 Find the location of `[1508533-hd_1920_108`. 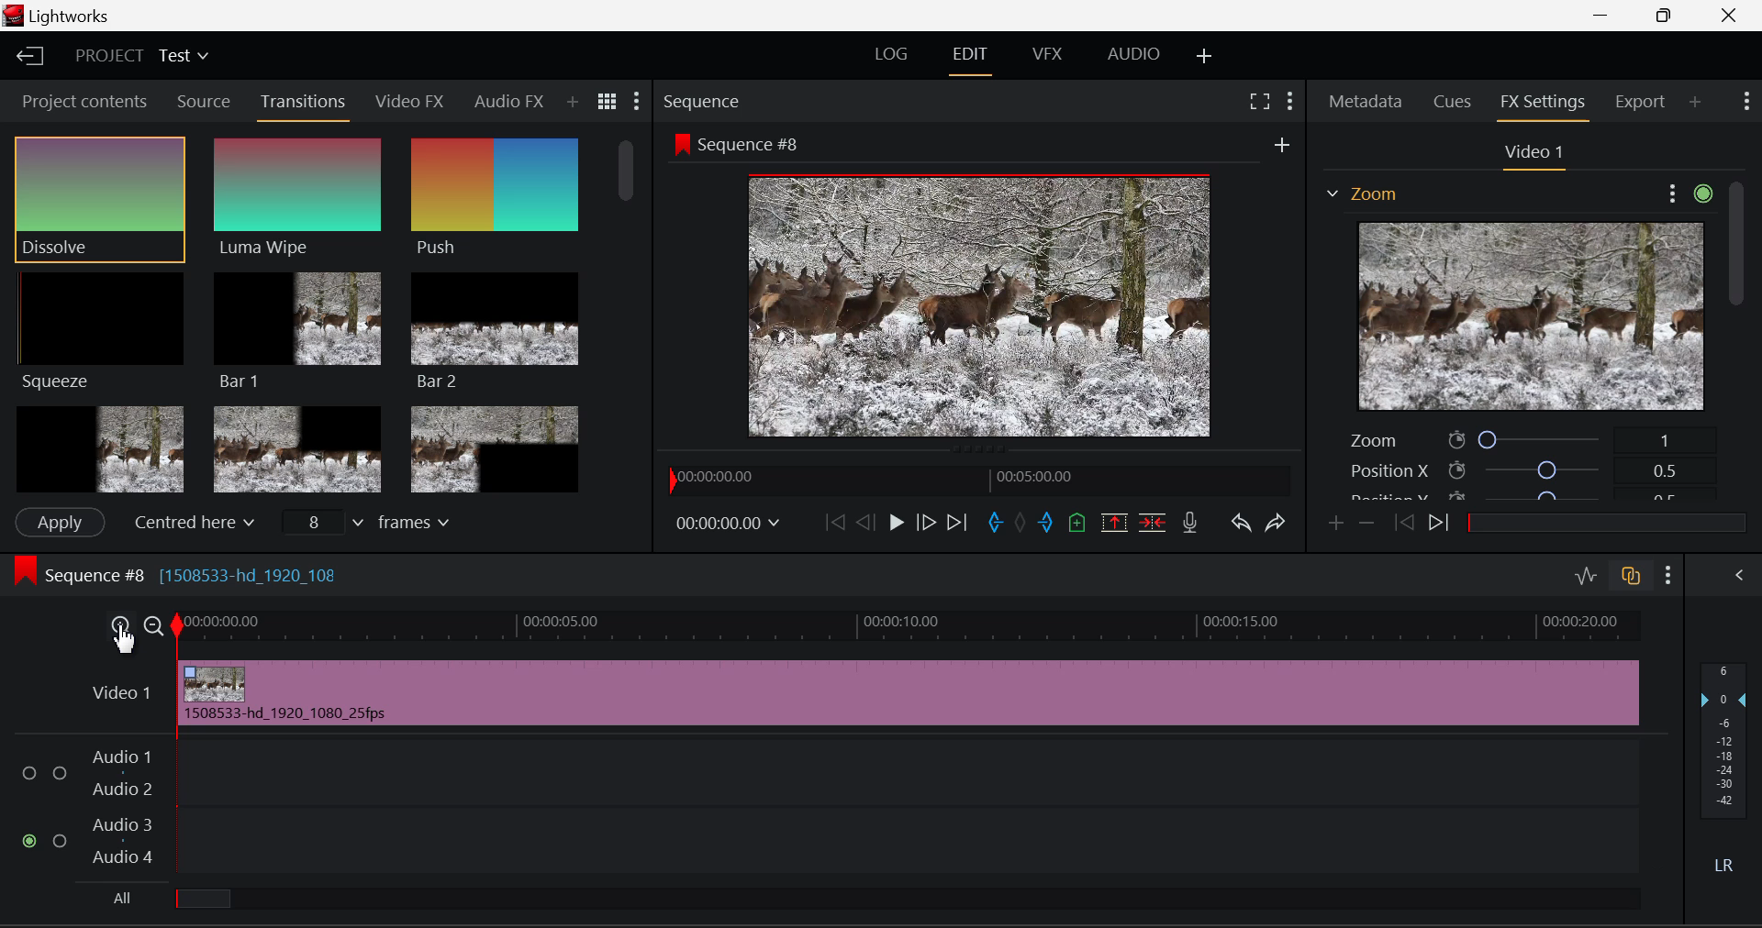

[1508533-hd_1920_108 is located at coordinates (251, 578).